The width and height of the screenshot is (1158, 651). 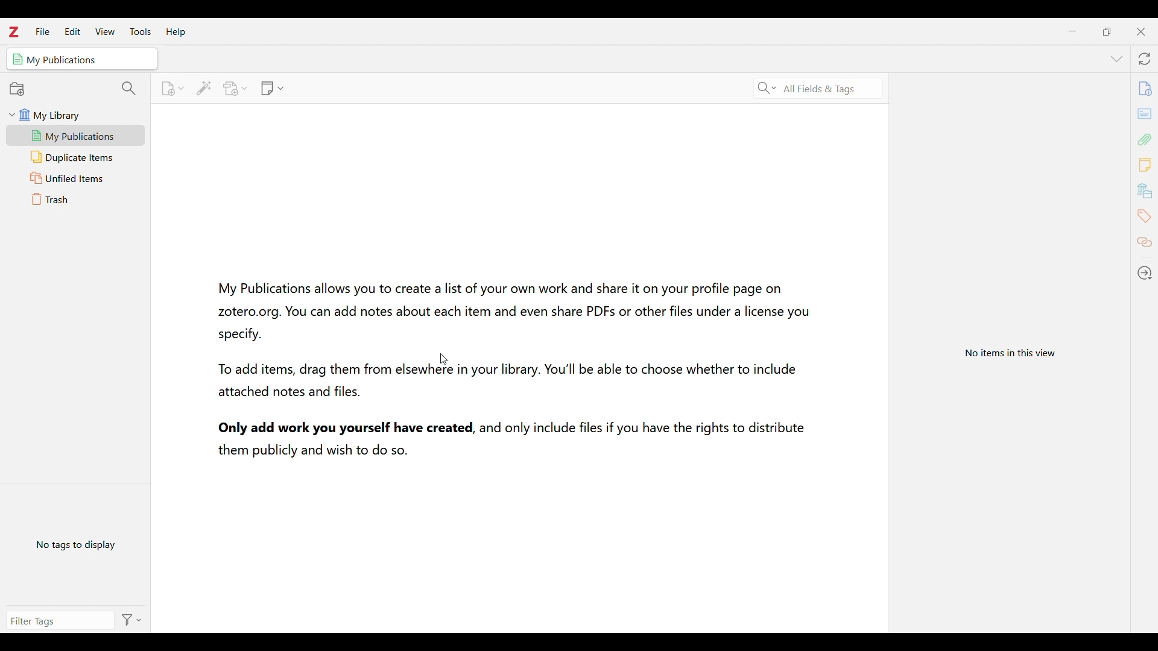 I want to click on Sync with zotero.org, so click(x=1145, y=59).